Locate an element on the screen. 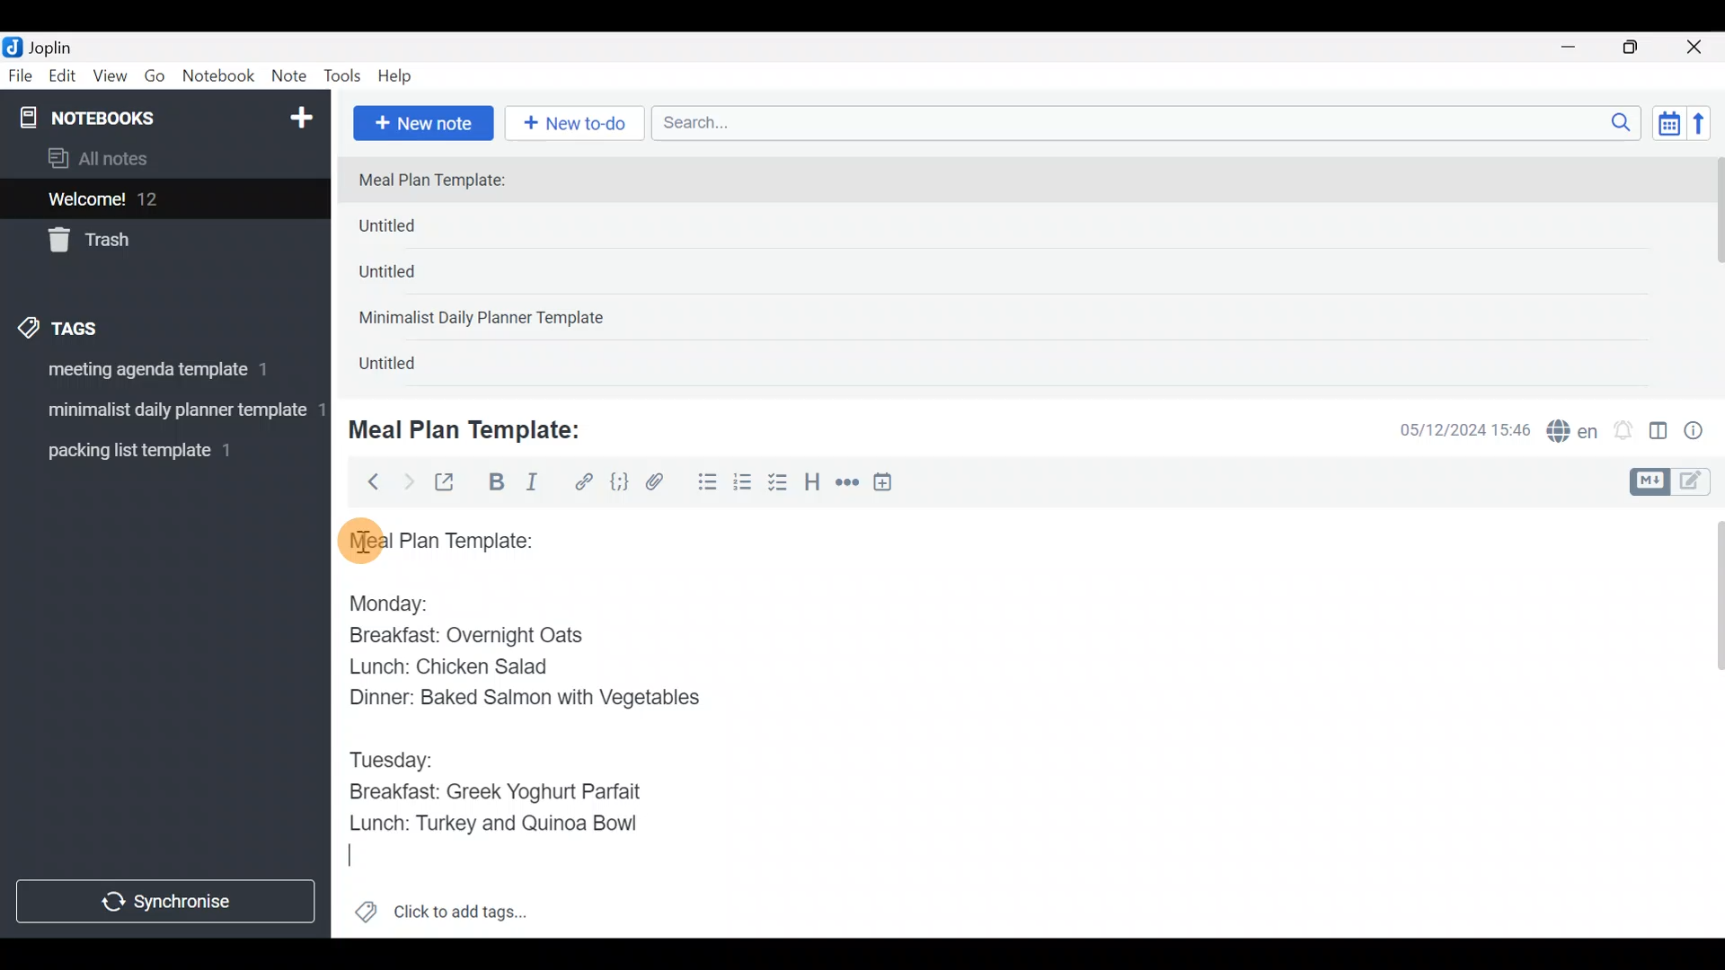 This screenshot has height=970, width=1725. Tools is located at coordinates (343, 77).